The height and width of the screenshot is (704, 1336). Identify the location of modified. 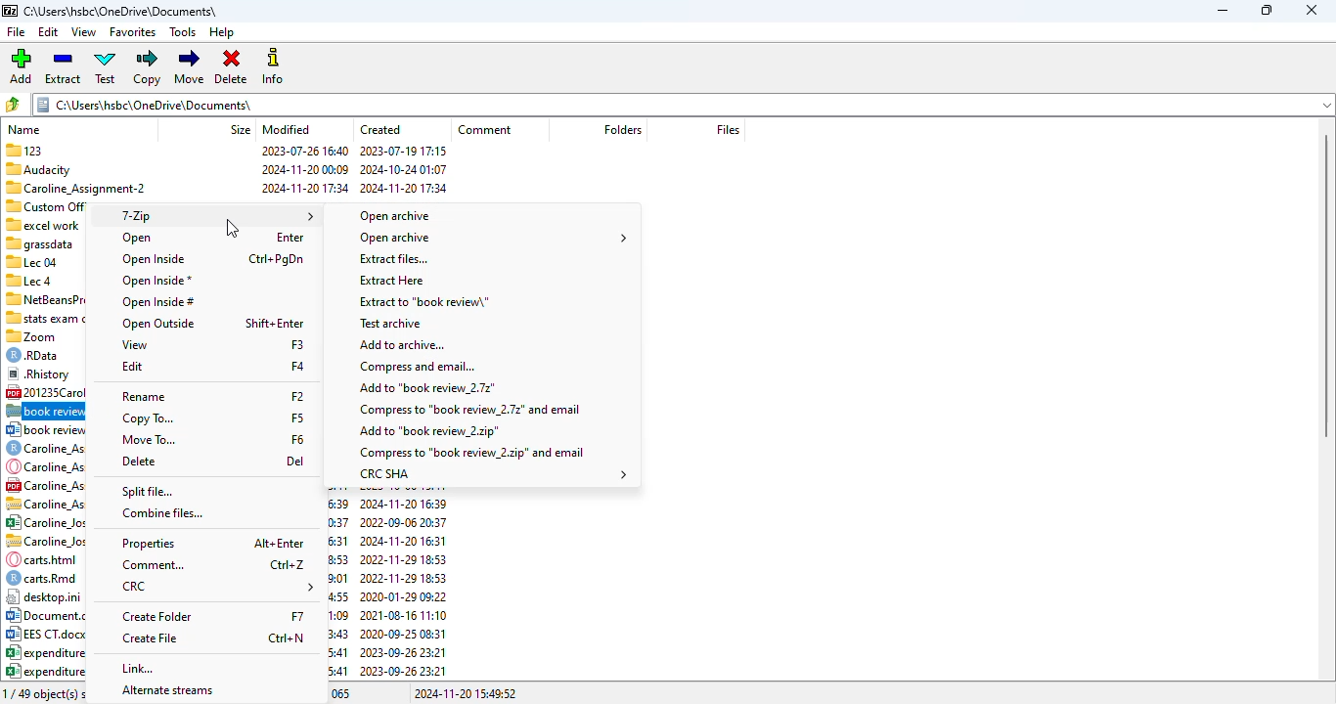
(286, 129).